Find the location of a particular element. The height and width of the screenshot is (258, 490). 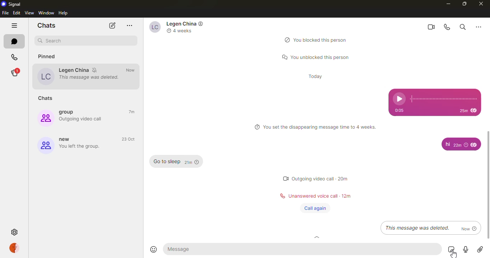

time is located at coordinates (192, 162).